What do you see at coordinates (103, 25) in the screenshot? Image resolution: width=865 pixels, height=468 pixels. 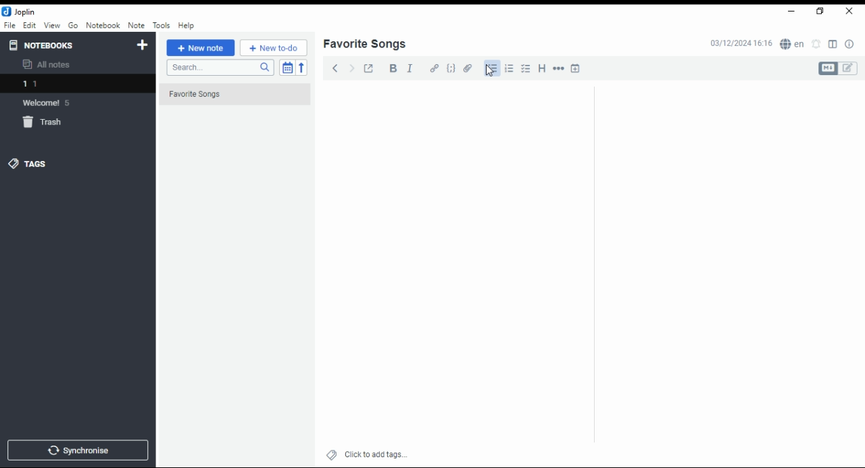 I see `notebook` at bounding box center [103, 25].